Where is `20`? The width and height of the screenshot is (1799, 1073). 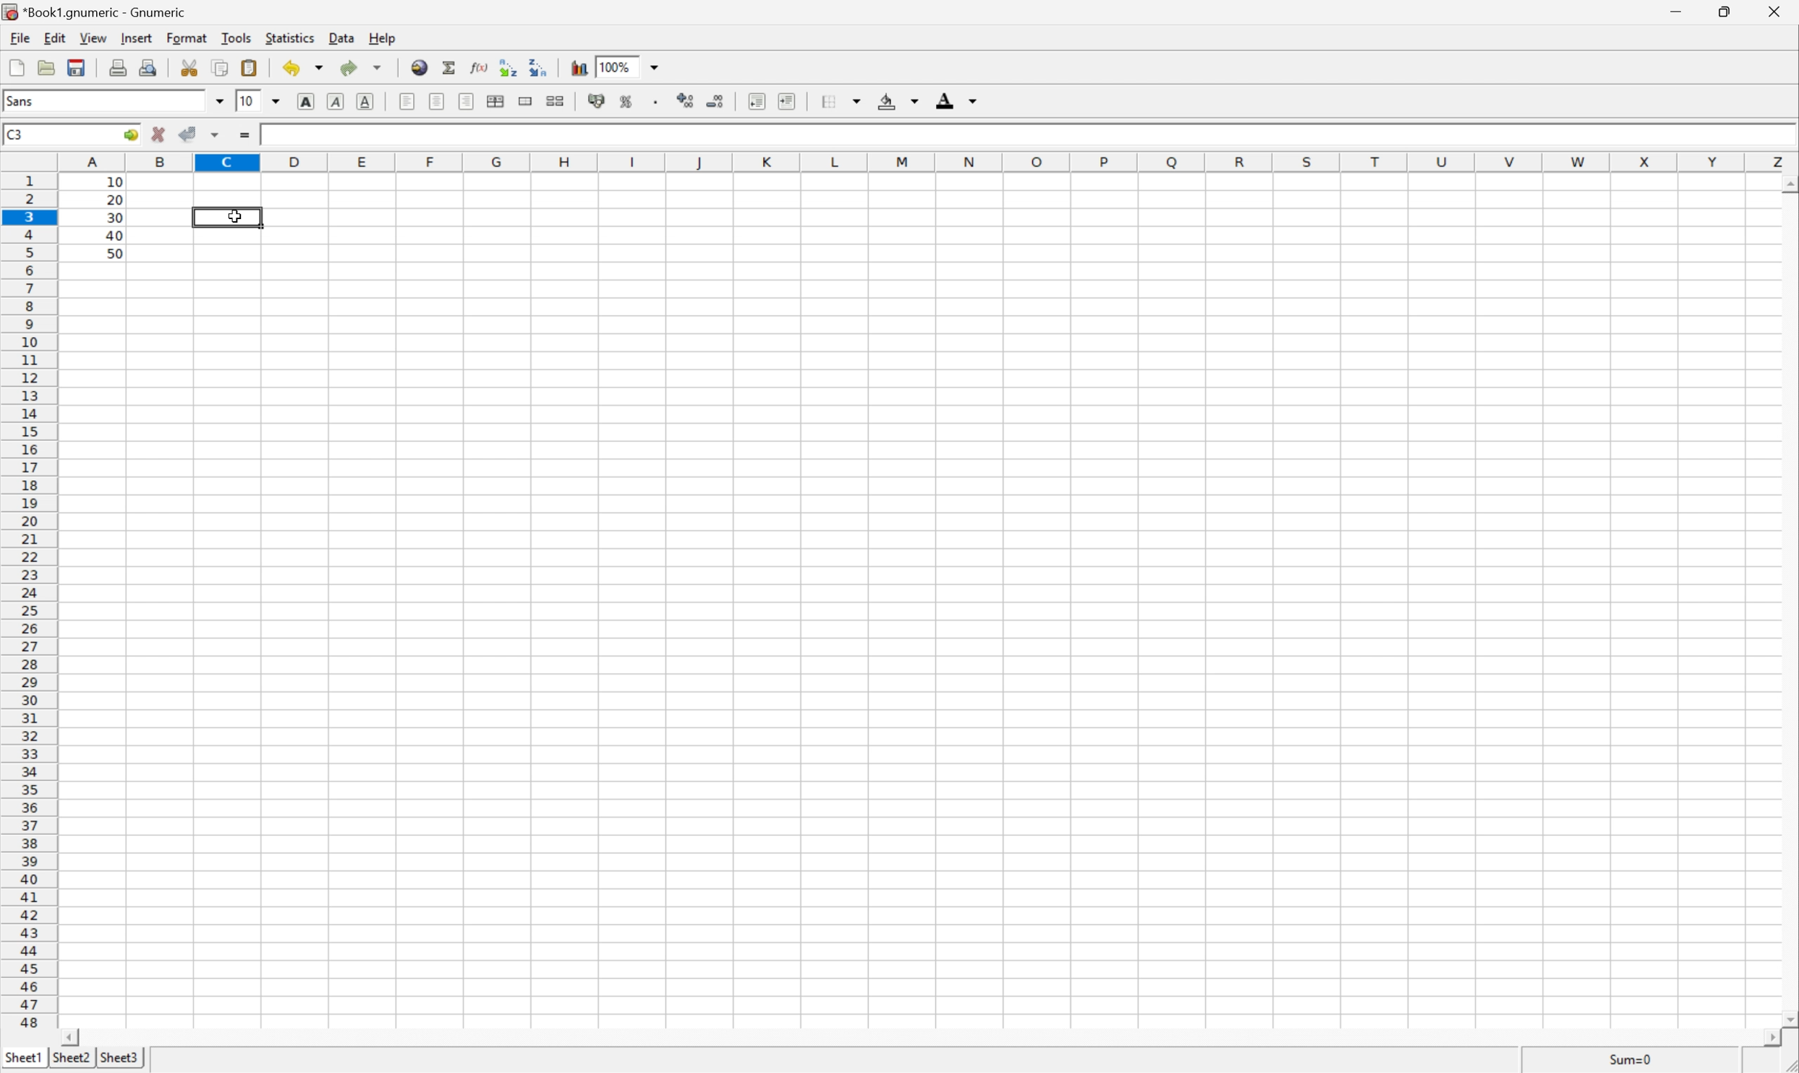
20 is located at coordinates (116, 200).